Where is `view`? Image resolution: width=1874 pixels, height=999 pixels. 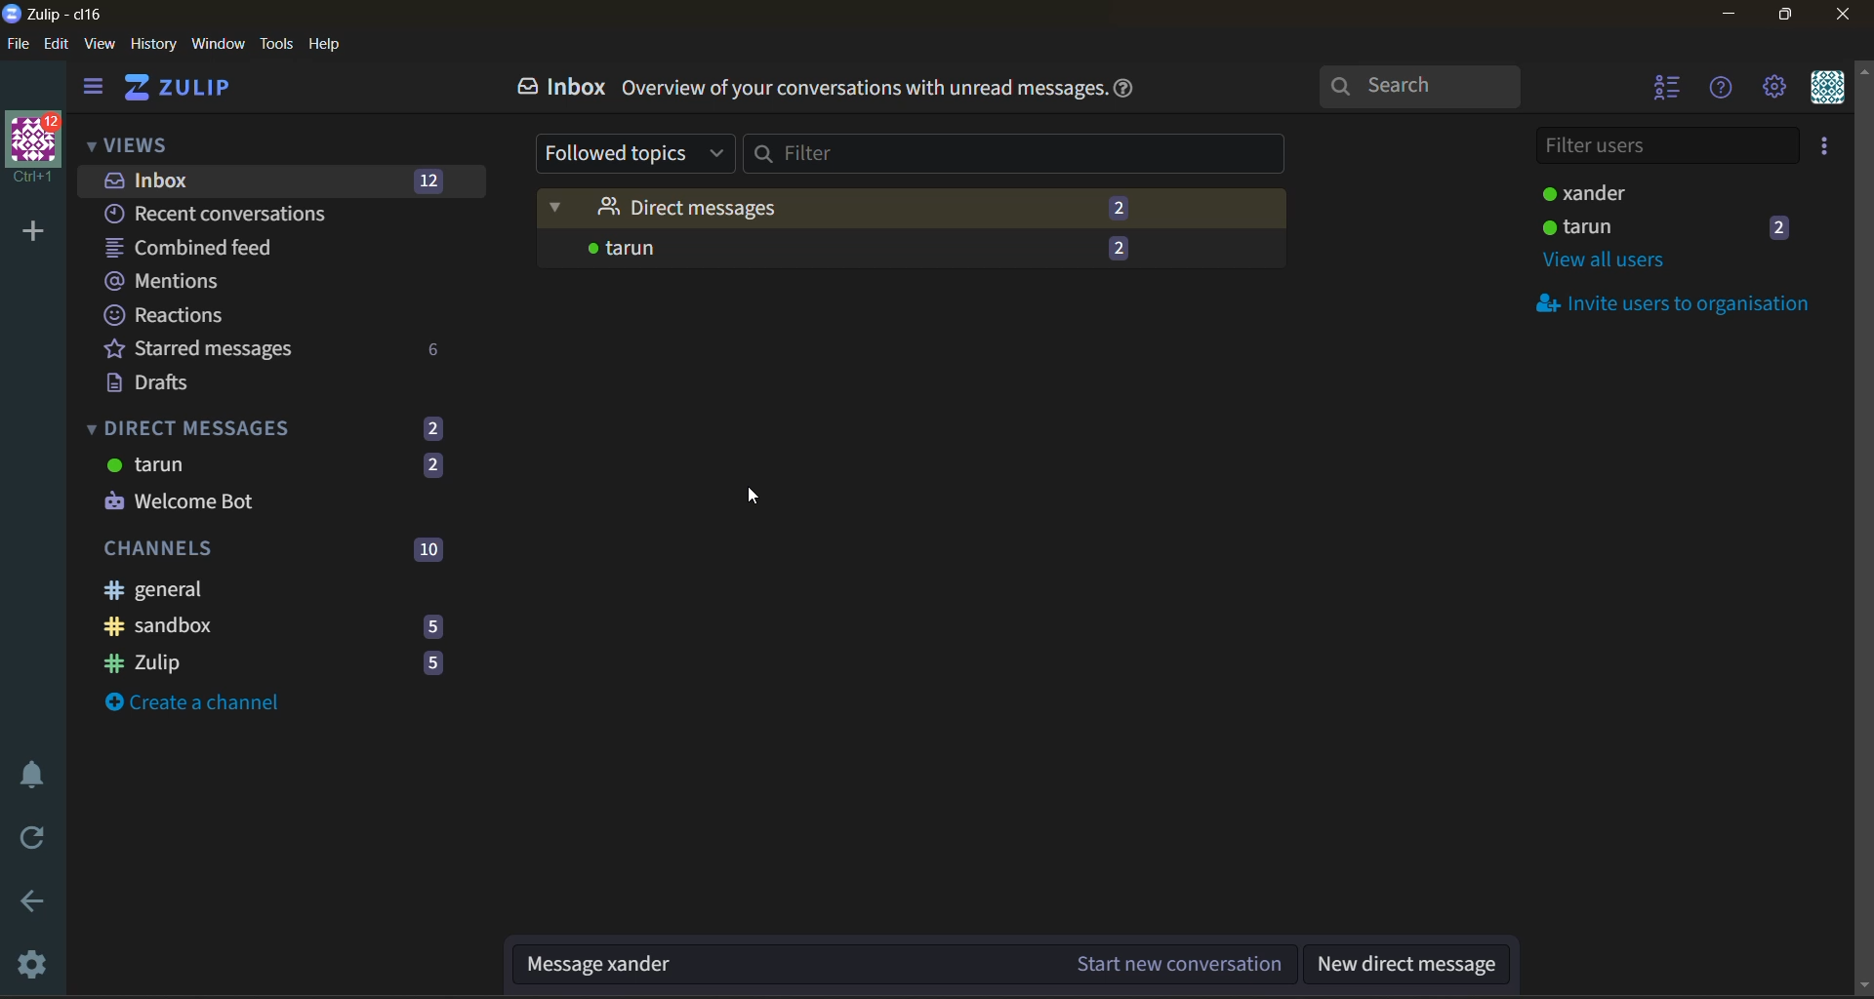
view is located at coordinates (104, 46).